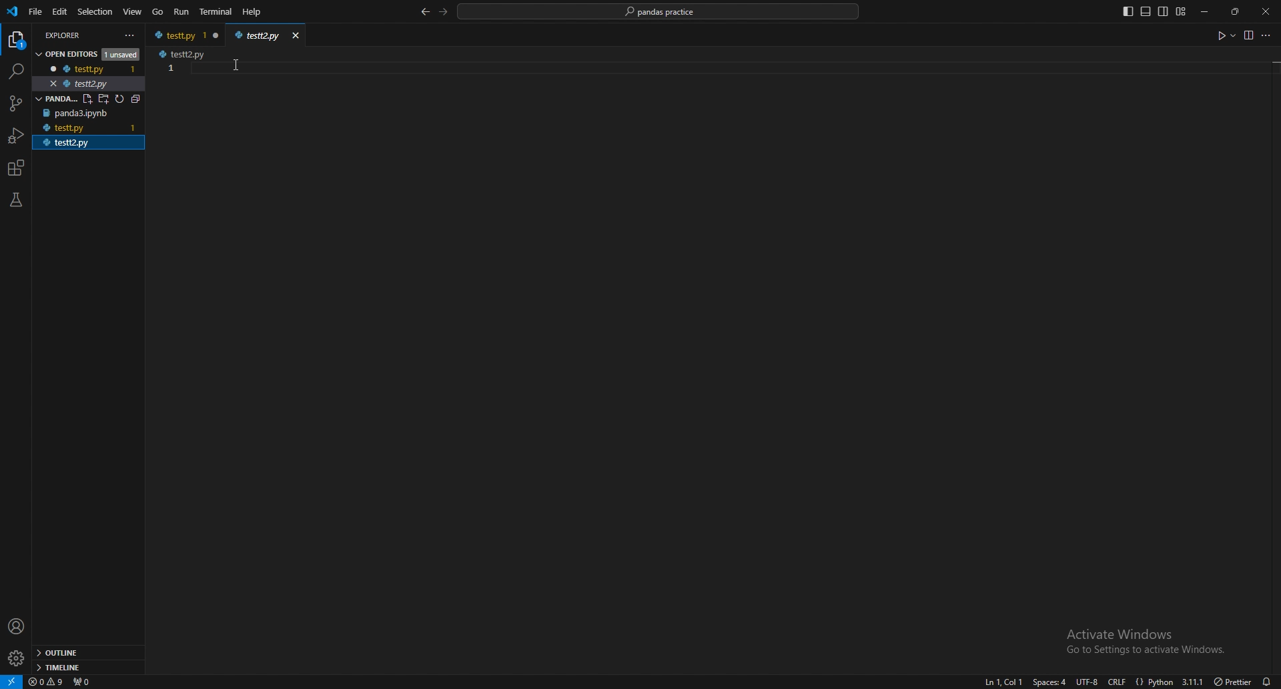 Image resolution: width=1281 pixels, height=689 pixels. I want to click on run, so click(183, 12).